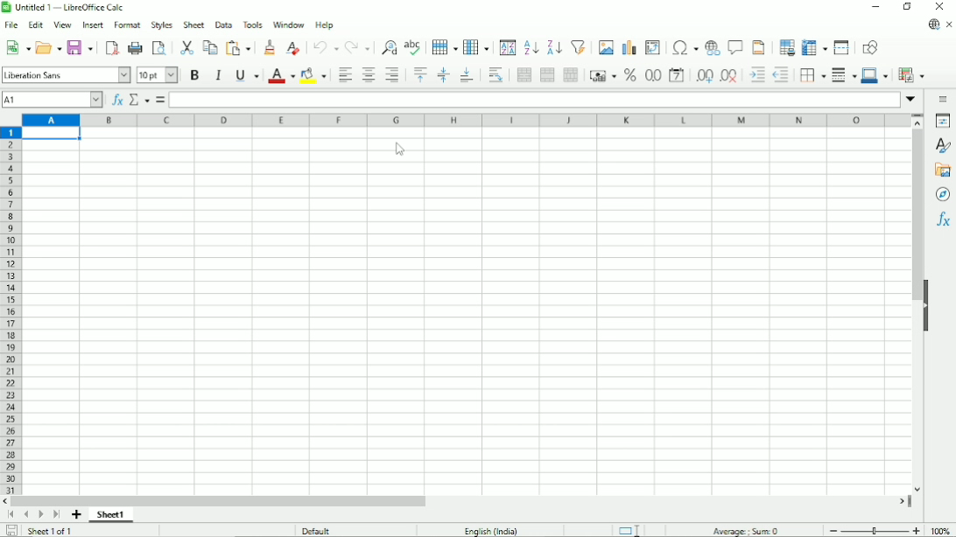  What do you see at coordinates (62, 25) in the screenshot?
I see `View` at bounding box center [62, 25].